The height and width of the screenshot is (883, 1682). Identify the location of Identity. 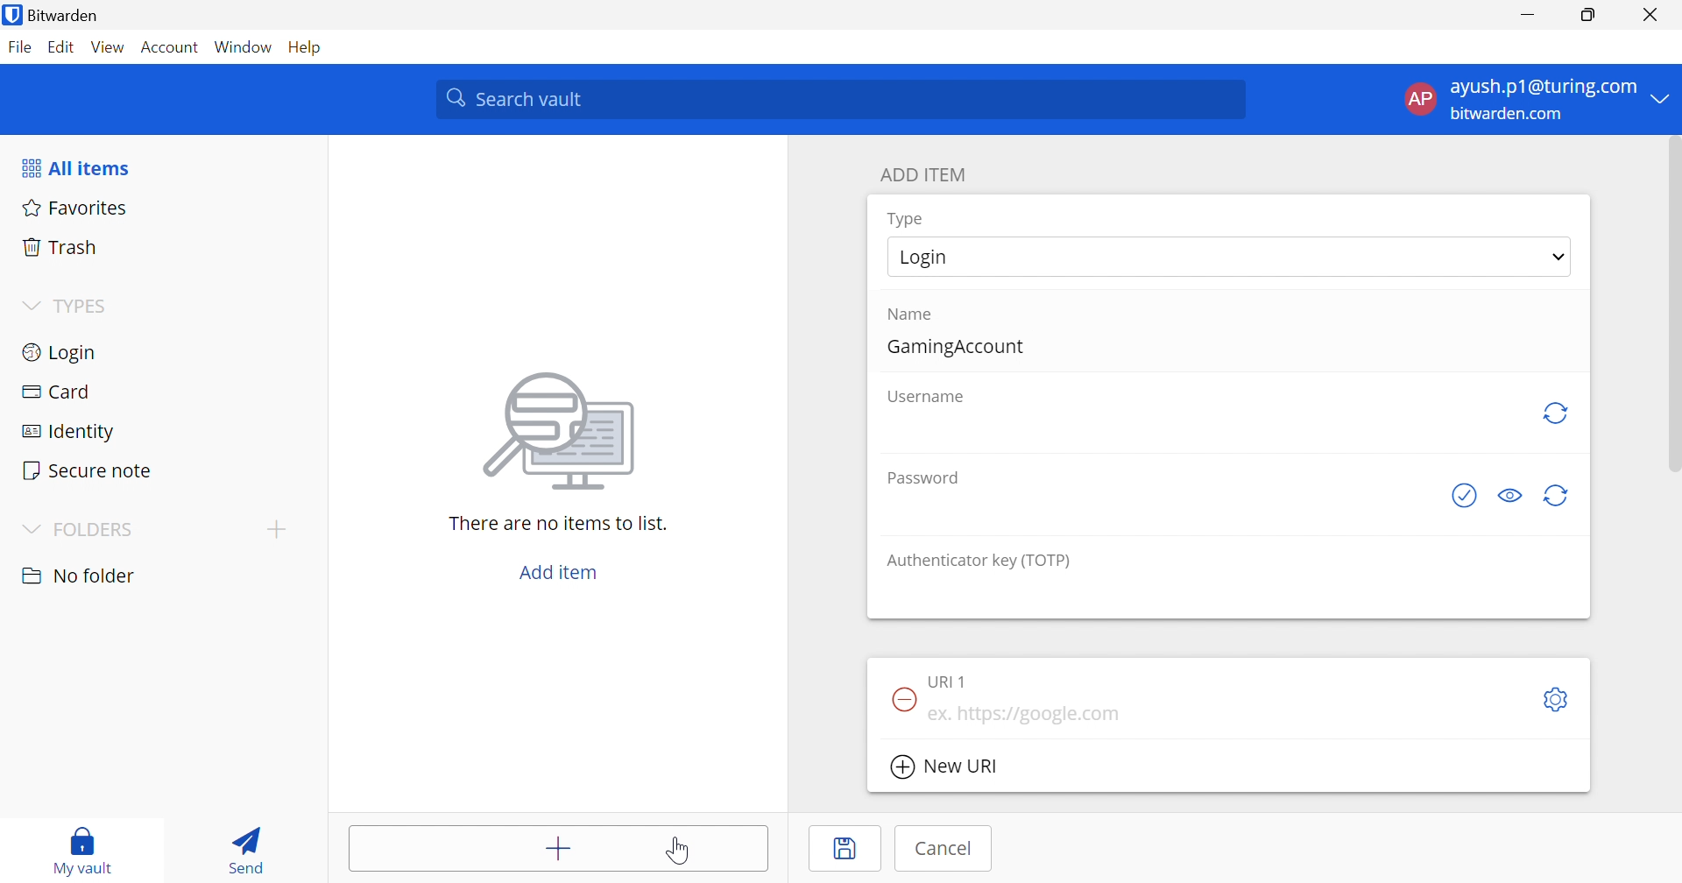
(70, 434).